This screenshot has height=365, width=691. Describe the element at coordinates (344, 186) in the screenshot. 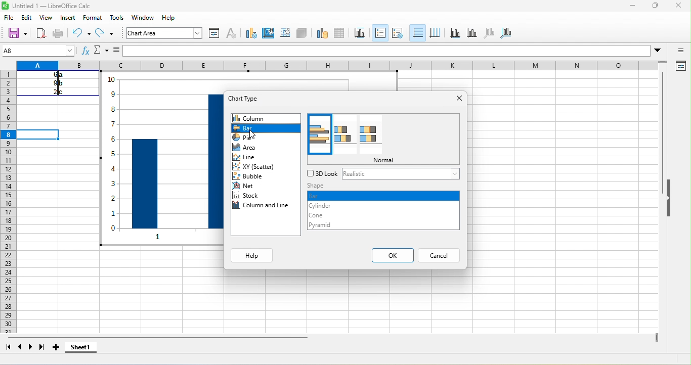

I see `shape` at that location.